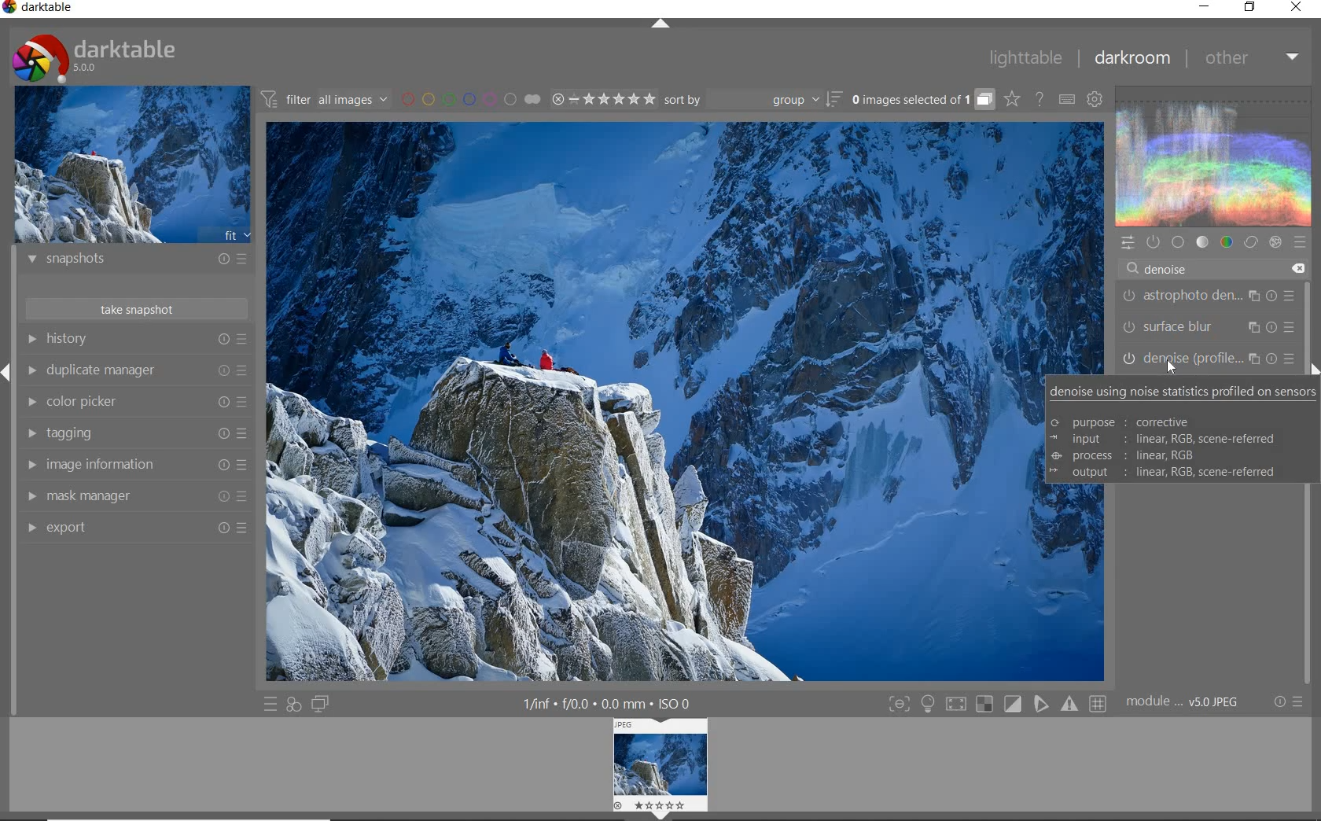  What do you see at coordinates (135, 434) in the screenshot?
I see `tagging` at bounding box center [135, 434].